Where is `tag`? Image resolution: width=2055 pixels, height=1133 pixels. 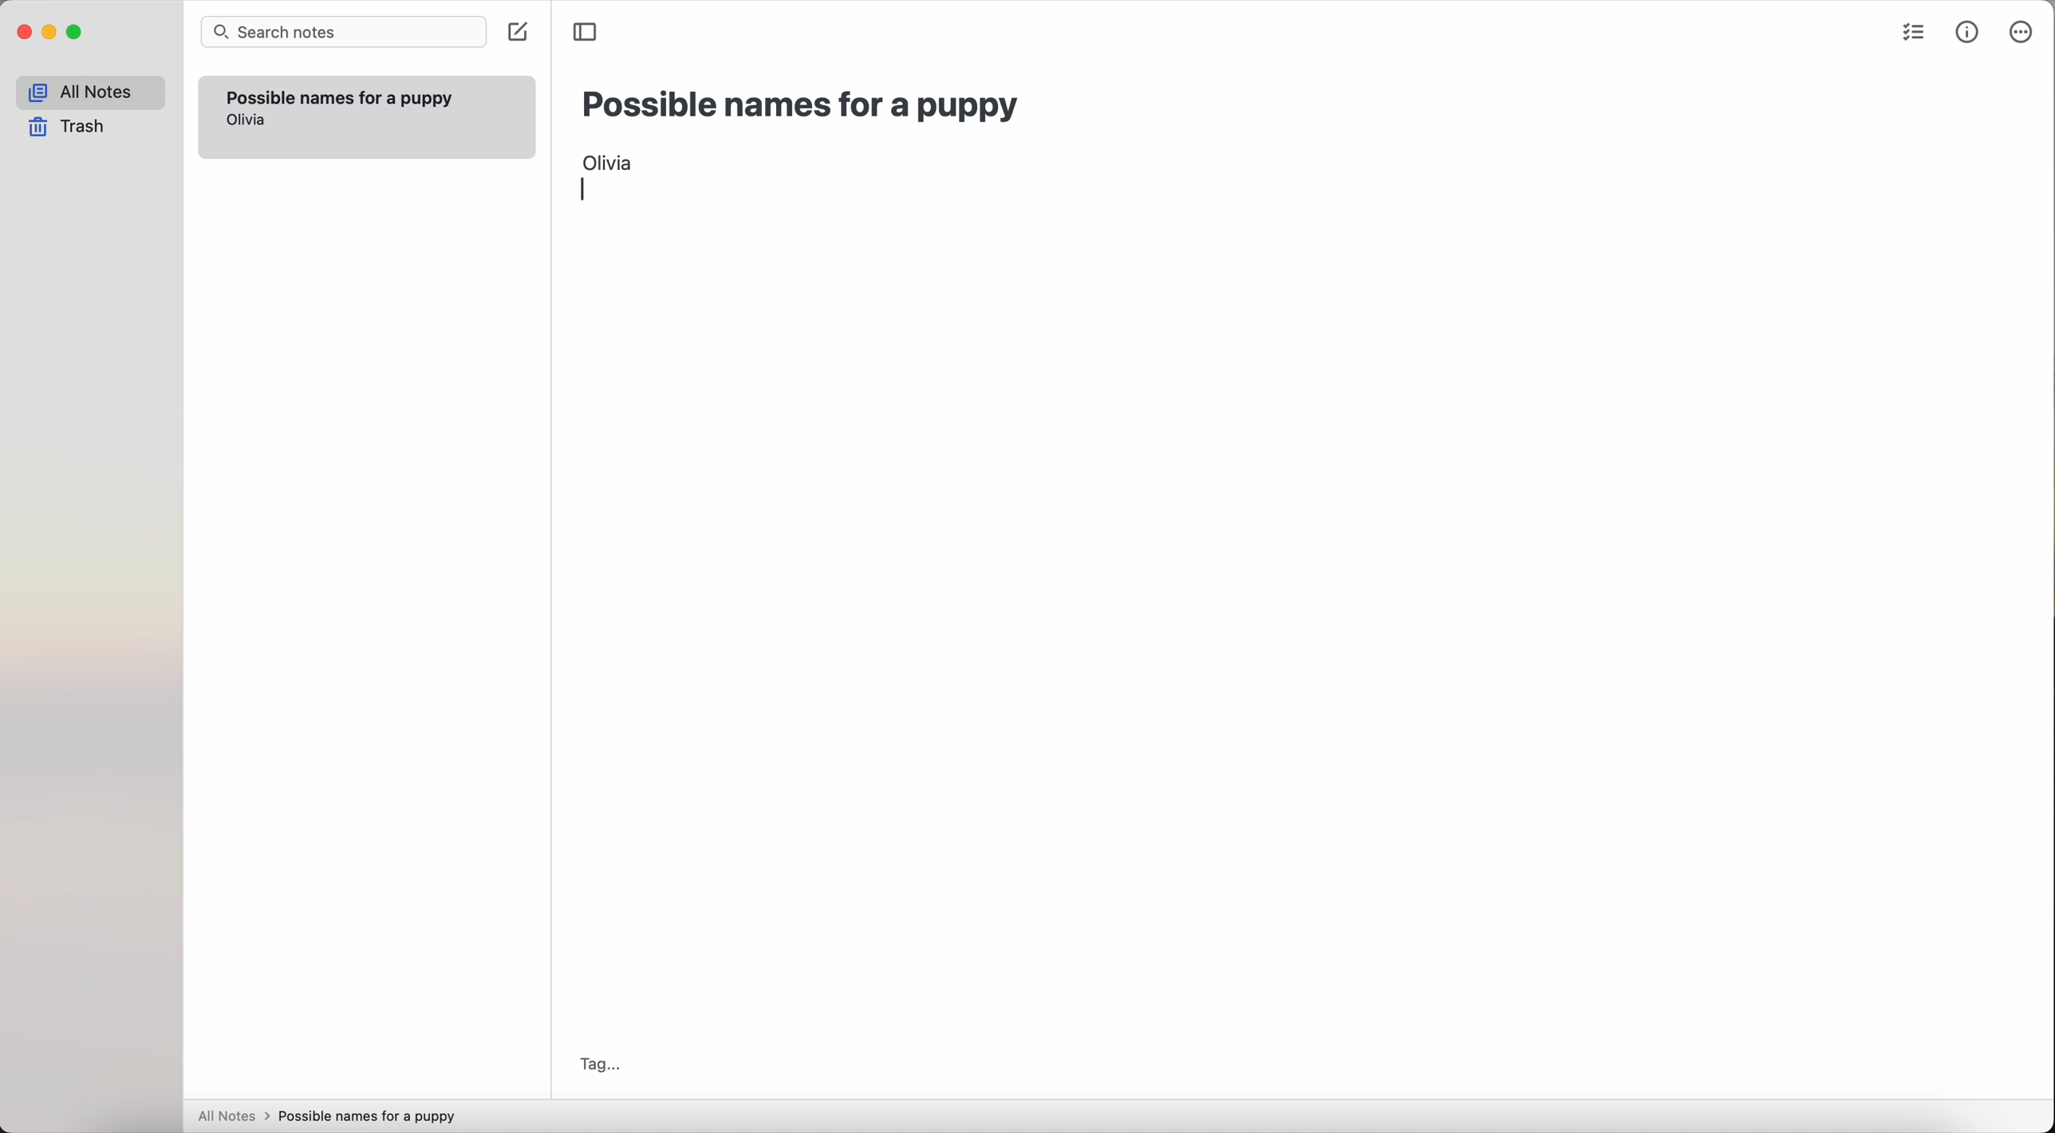 tag is located at coordinates (598, 1063).